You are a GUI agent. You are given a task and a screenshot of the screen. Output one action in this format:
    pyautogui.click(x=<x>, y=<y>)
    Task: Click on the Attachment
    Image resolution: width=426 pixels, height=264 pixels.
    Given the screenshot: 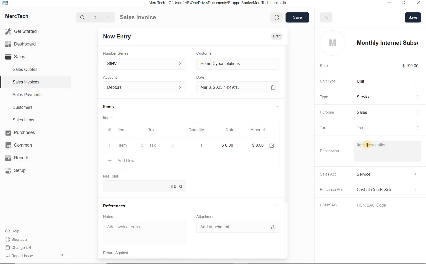 What is the action you would take?
    pyautogui.click(x=206, y=216)
    